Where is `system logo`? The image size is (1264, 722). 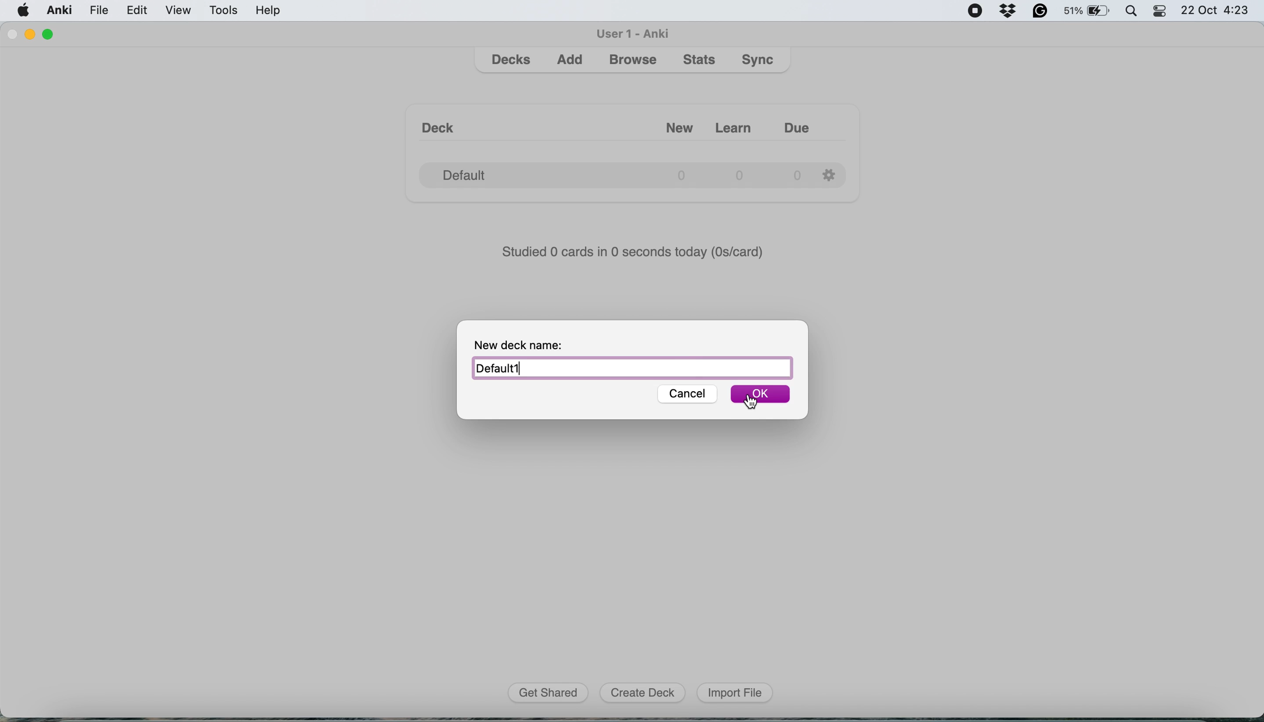
system logo is located at coordinates (23, 11).